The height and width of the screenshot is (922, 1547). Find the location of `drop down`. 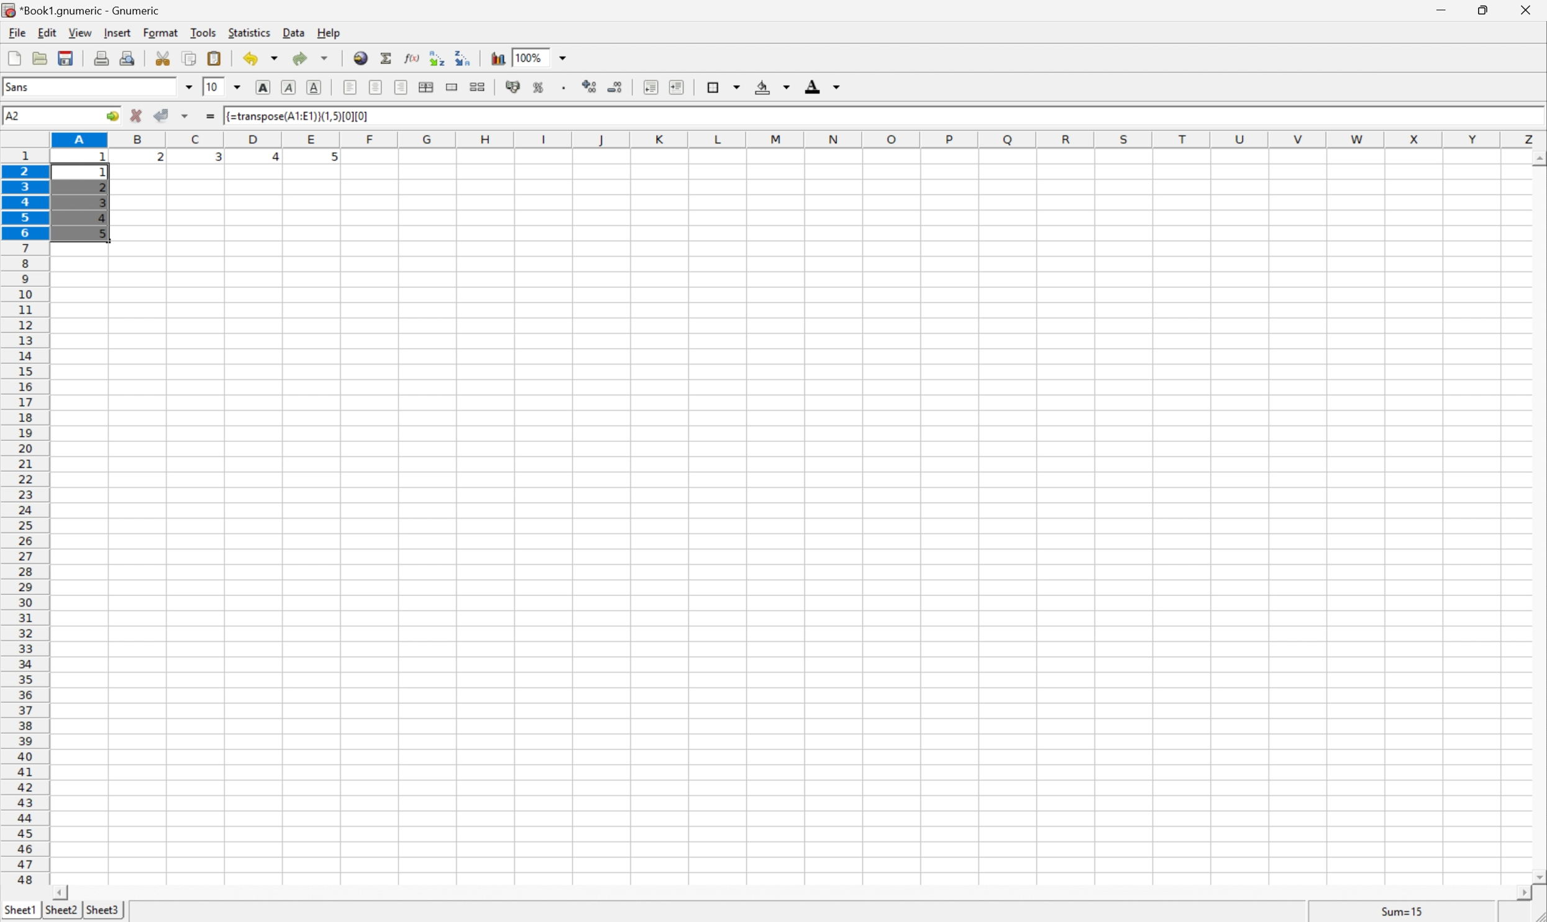

drop down is located at coordinates (237, 87).